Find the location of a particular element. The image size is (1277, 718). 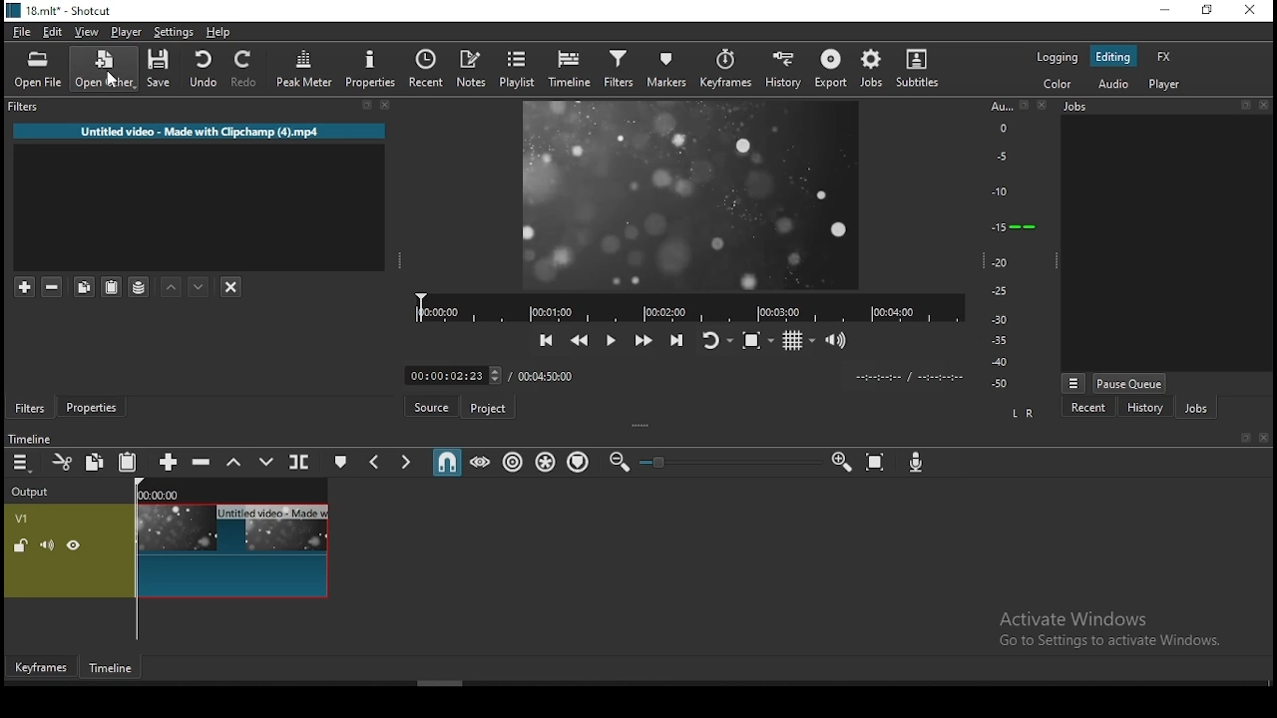

ripple is located at coordinates (510, 462).